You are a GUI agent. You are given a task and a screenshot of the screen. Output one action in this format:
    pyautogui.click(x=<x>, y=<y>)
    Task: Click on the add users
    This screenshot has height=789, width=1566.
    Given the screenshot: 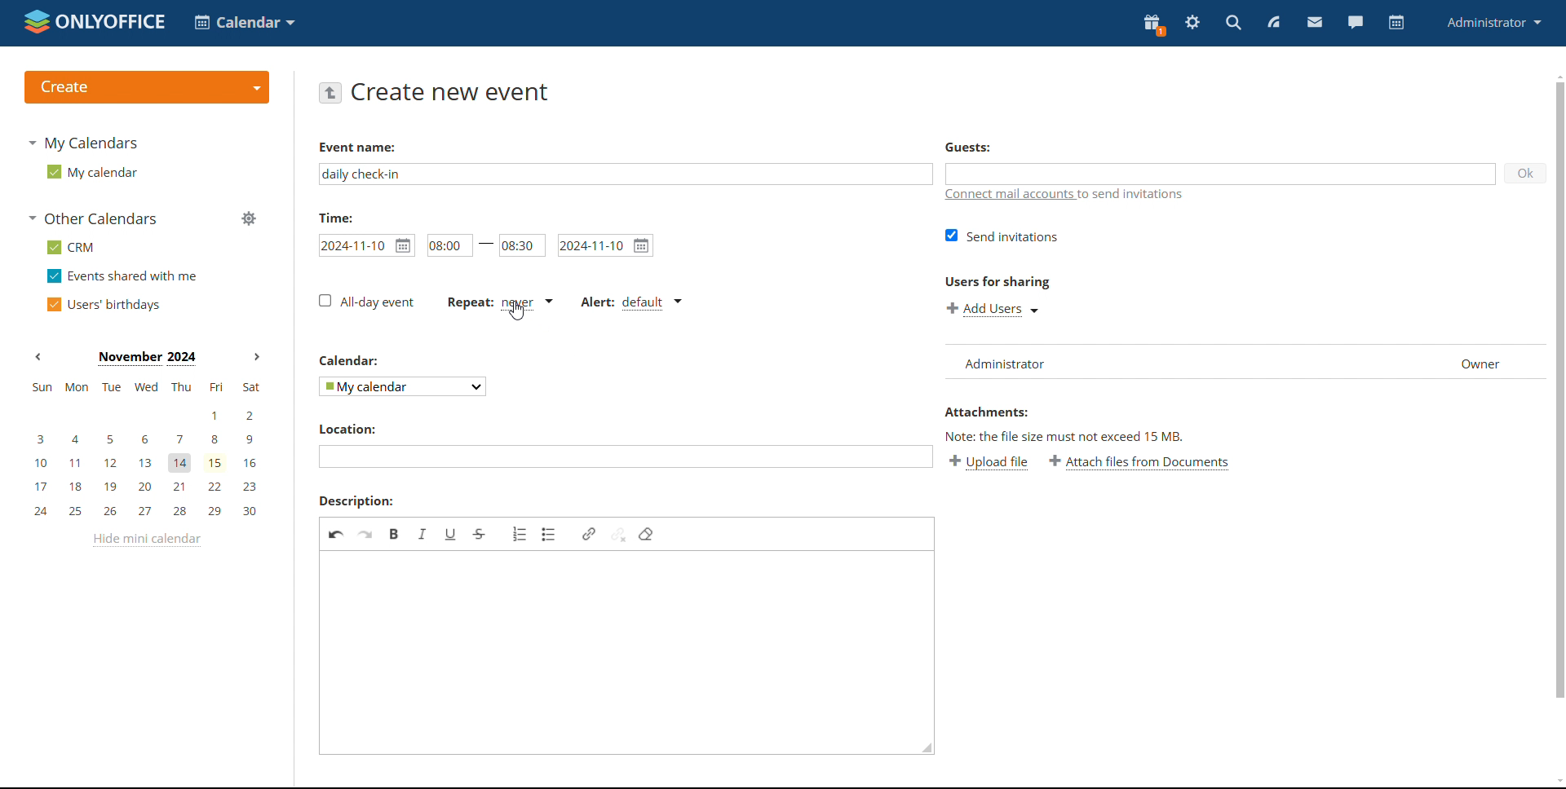 What is the action you would take?
    pyautogui.click(x=993, y=310)
    